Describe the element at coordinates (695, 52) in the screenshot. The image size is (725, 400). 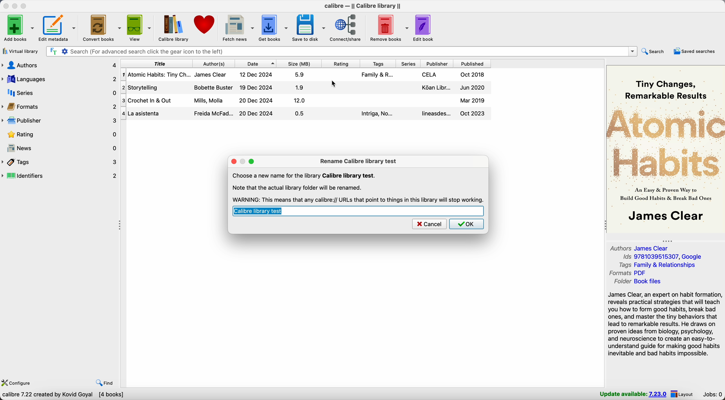
I see `saved searches` at that location.